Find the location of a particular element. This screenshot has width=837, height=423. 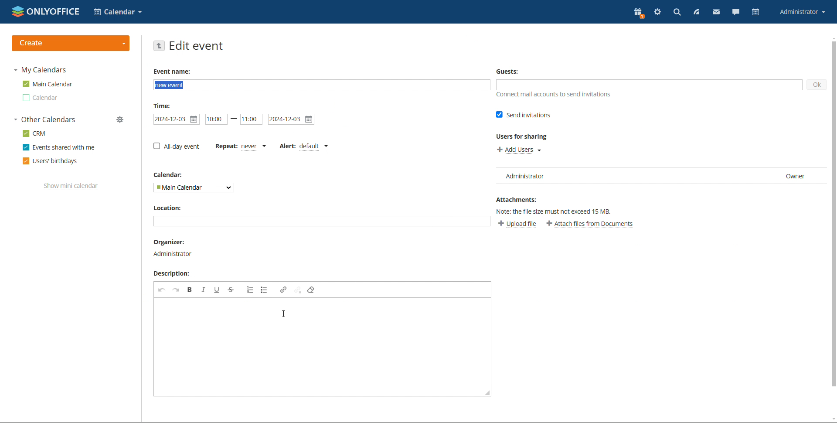

link is located at coordinates (284, 289).